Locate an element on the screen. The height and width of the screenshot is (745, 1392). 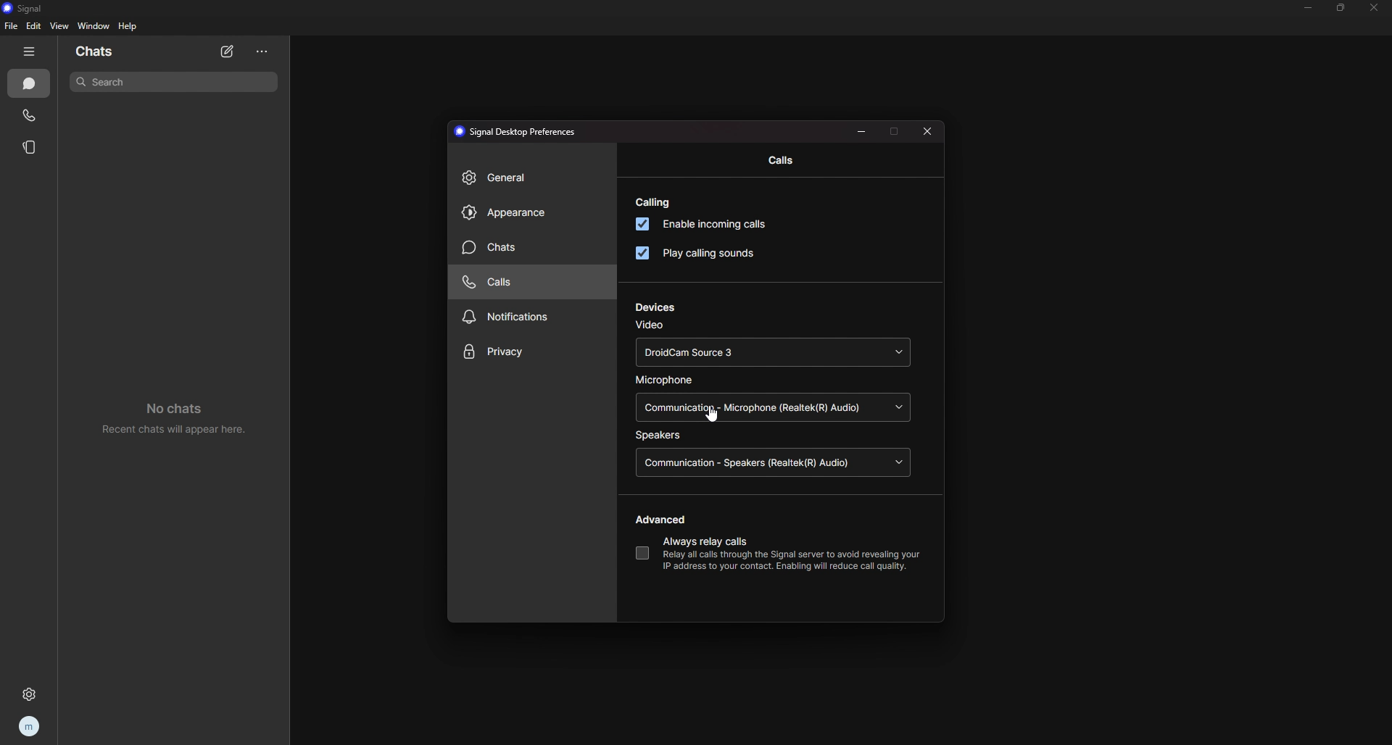
chats is located at coordinates (117, 50).